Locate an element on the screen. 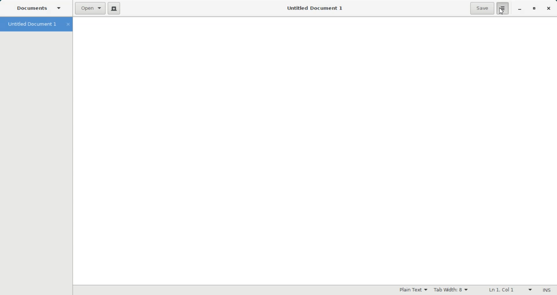 Image resolution: width=557 pixels, height=295 pixels. Minimize is located at coordinates (520, 9).